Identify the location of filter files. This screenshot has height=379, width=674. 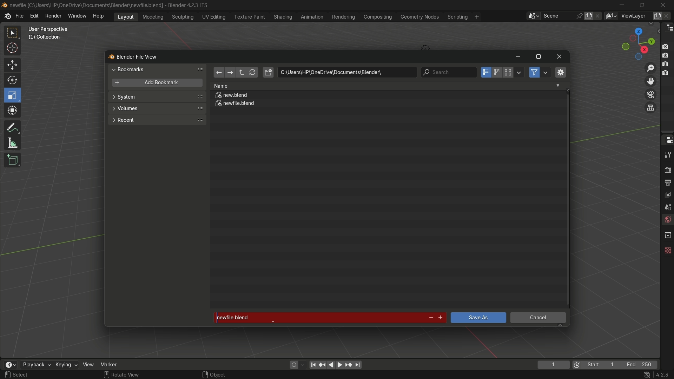
(534, 72).